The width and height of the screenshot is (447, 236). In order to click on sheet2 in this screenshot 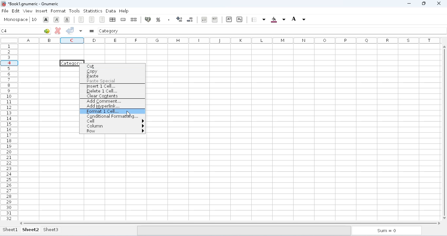, I will do `click(31, 229)`.